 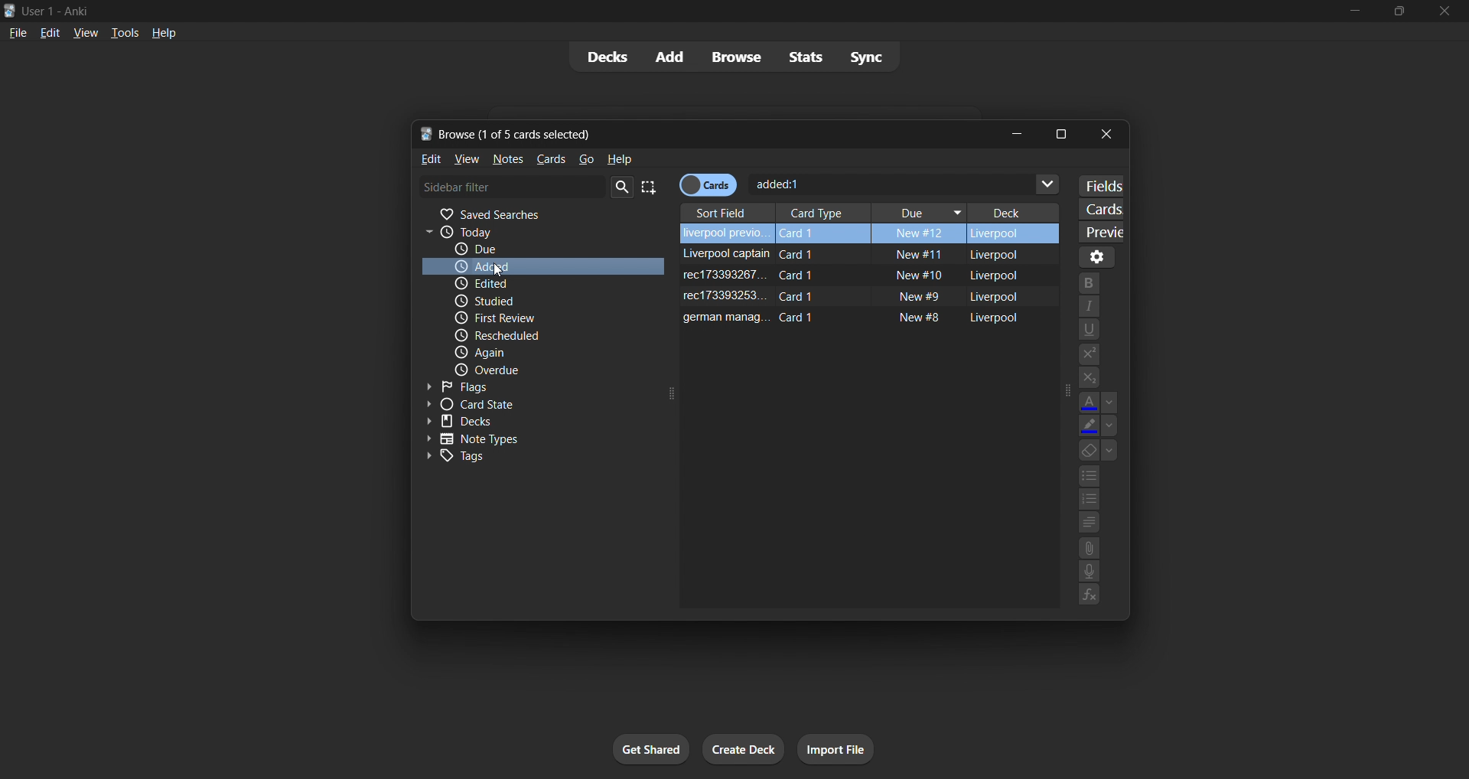 What do you see at coordinates (528, 187) in the screenshot?
I see `search filter` at bounding box center [528, 187].